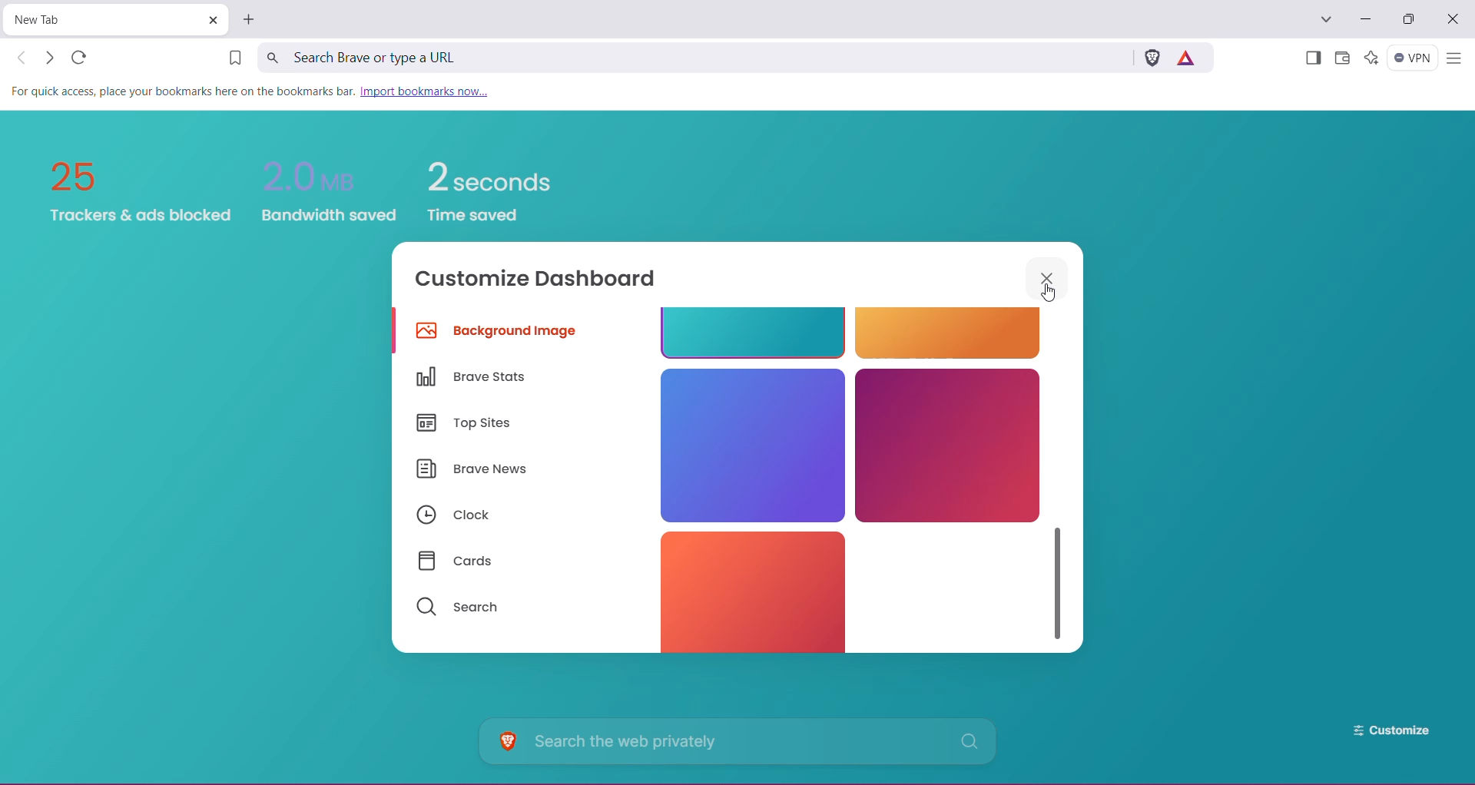 The width and height of the screenshot is (1475, 785). What do you see at coordinates (477, 377) in the screenshot?
I see `Brave Stats` at bounding box center [477, 377].